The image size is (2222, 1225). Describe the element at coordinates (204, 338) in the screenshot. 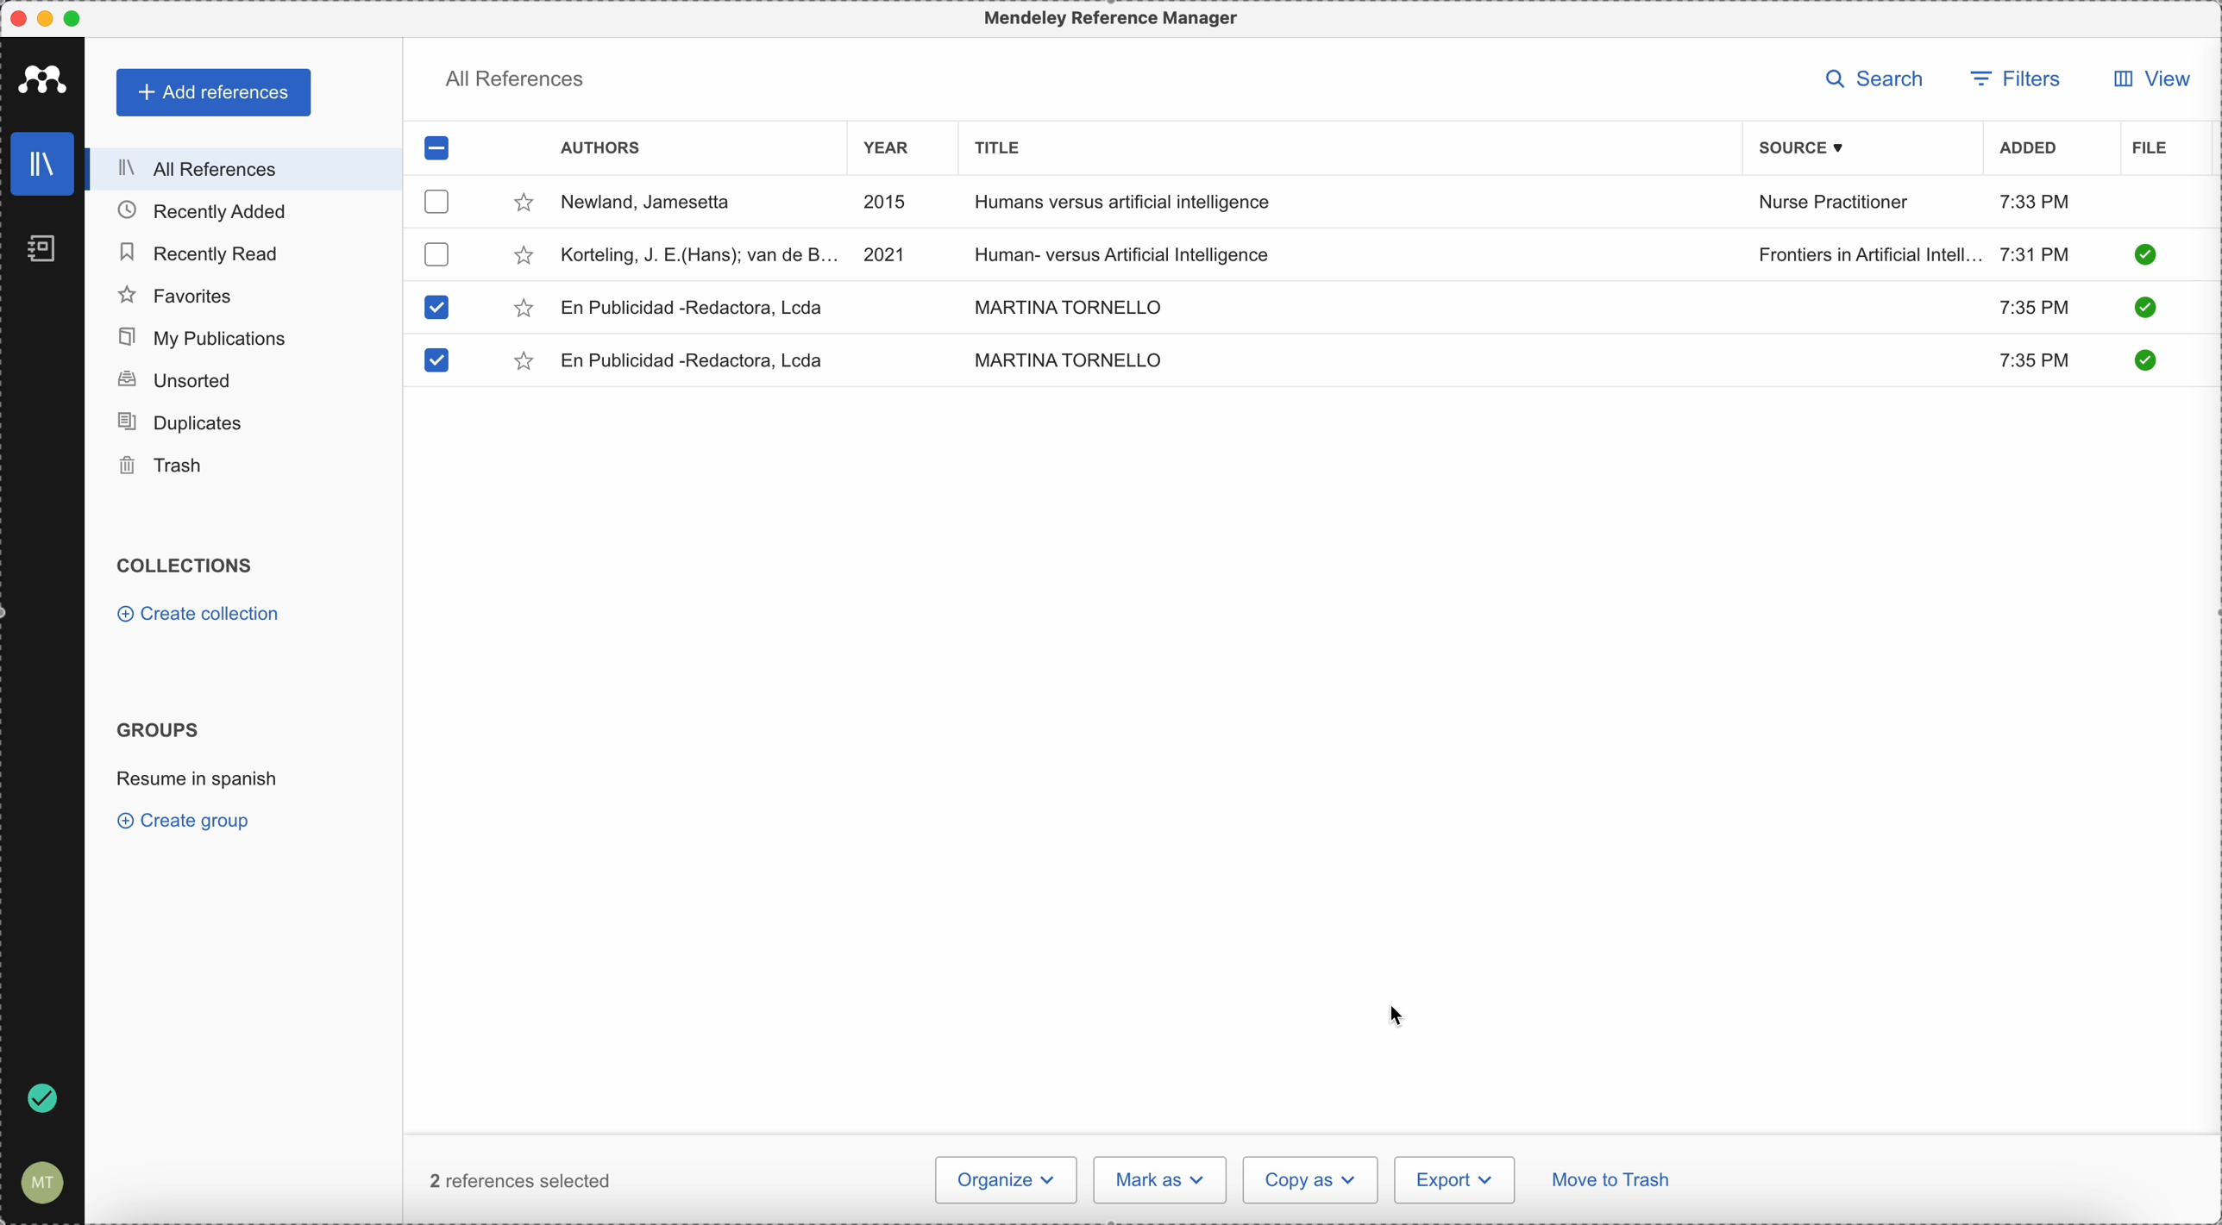

I see `my publications` at that location.